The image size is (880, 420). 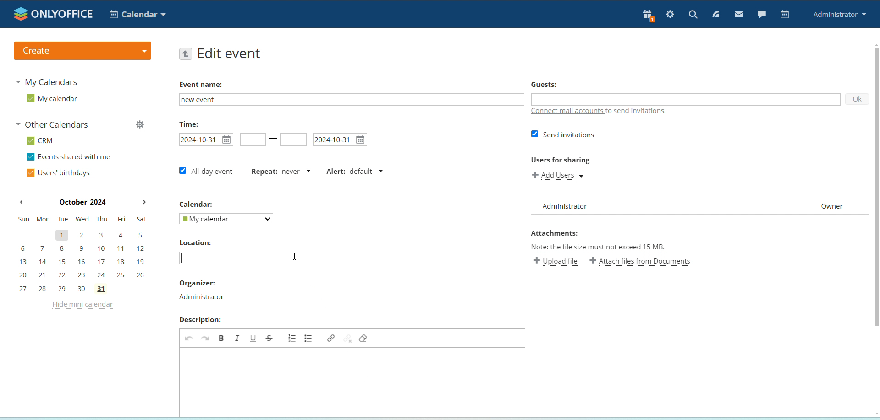 I want to click on event start time, so click(x=252, y=140).